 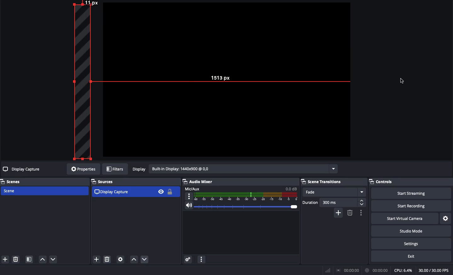 I want to click on Settings, so click(x=410, y=243).